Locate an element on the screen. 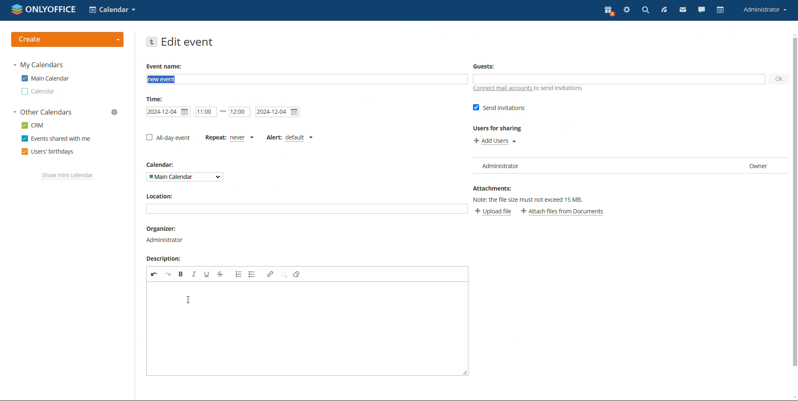 The height and width of the screenshot is (401, 798). attach file from documents is located at coordinates (563, 212).